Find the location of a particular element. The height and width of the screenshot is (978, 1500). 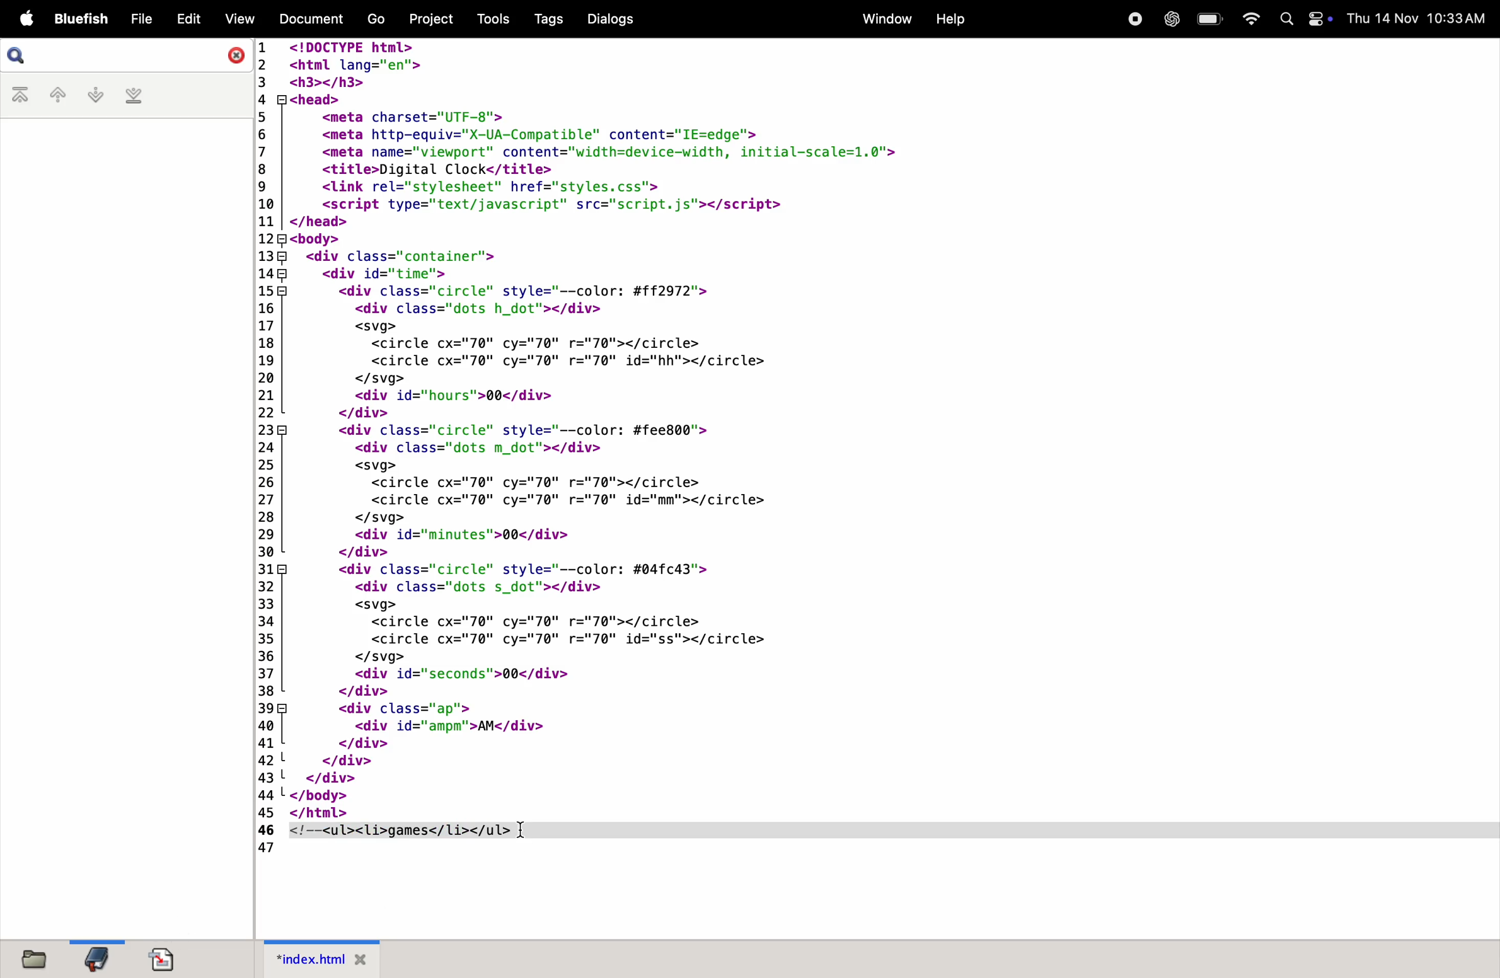

close is located at coordinates (232, 57).